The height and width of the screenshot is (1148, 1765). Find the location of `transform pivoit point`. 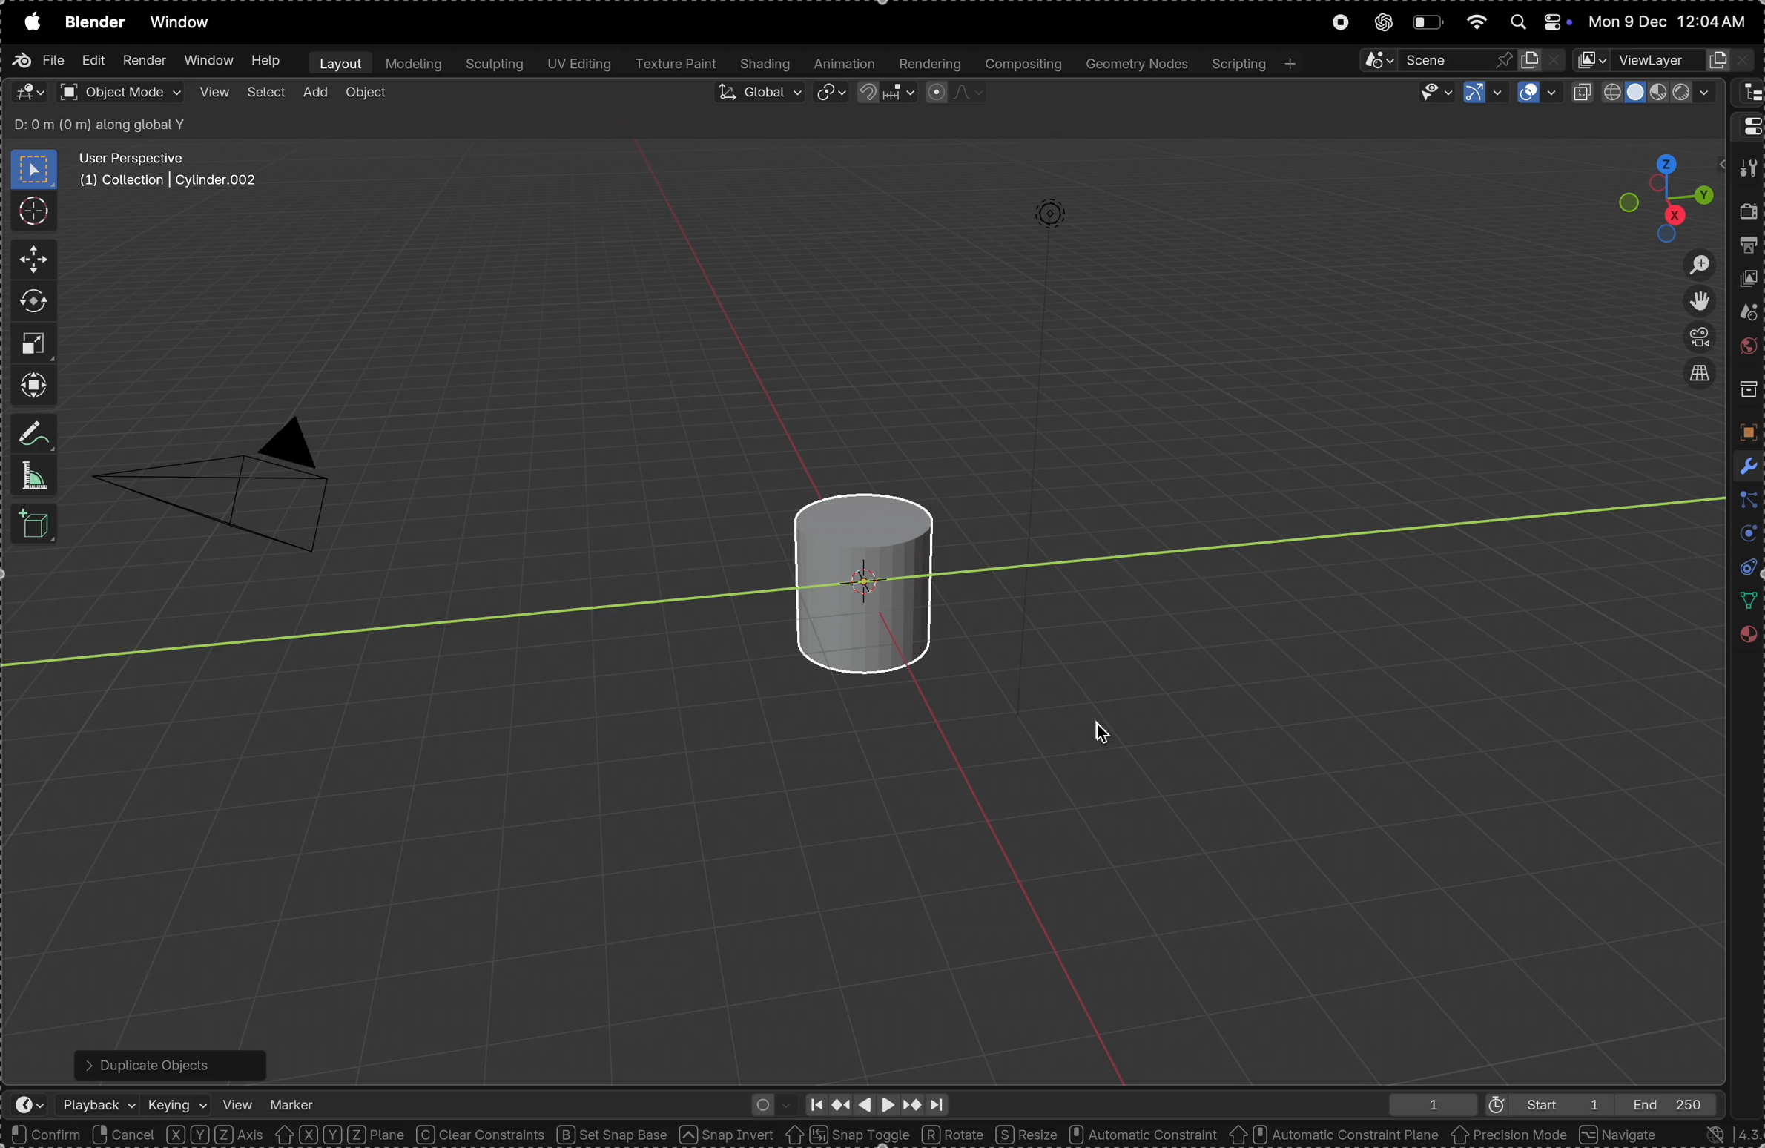

transform pivoit point is located at coordinates (832, 94).